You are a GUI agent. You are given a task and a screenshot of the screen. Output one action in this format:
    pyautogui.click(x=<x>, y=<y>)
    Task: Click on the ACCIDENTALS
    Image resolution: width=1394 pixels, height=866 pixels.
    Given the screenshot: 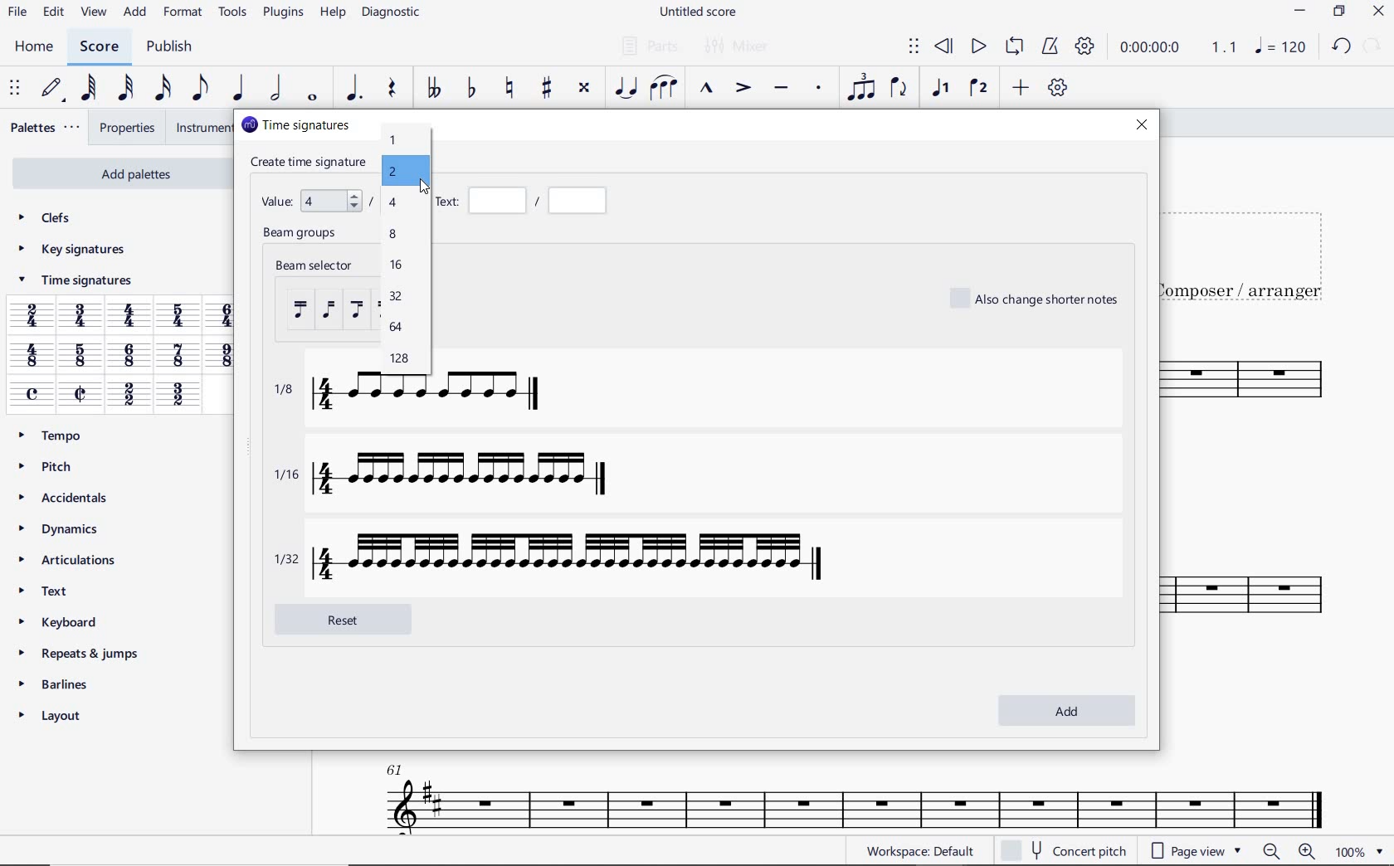 What is the action you would take?
    pyautogui.click(x=65, y=495)
    